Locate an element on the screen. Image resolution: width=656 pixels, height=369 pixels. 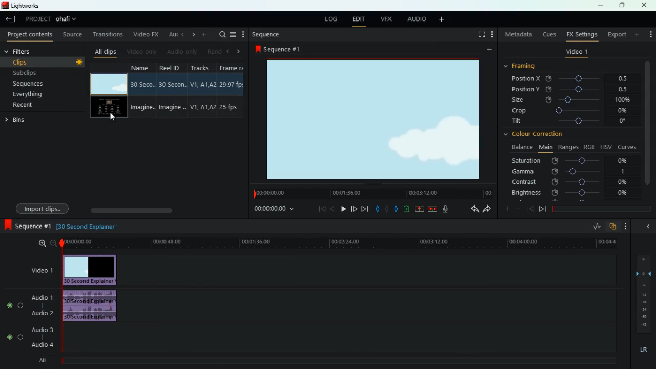
beggining is located at coordinates (319, 209).